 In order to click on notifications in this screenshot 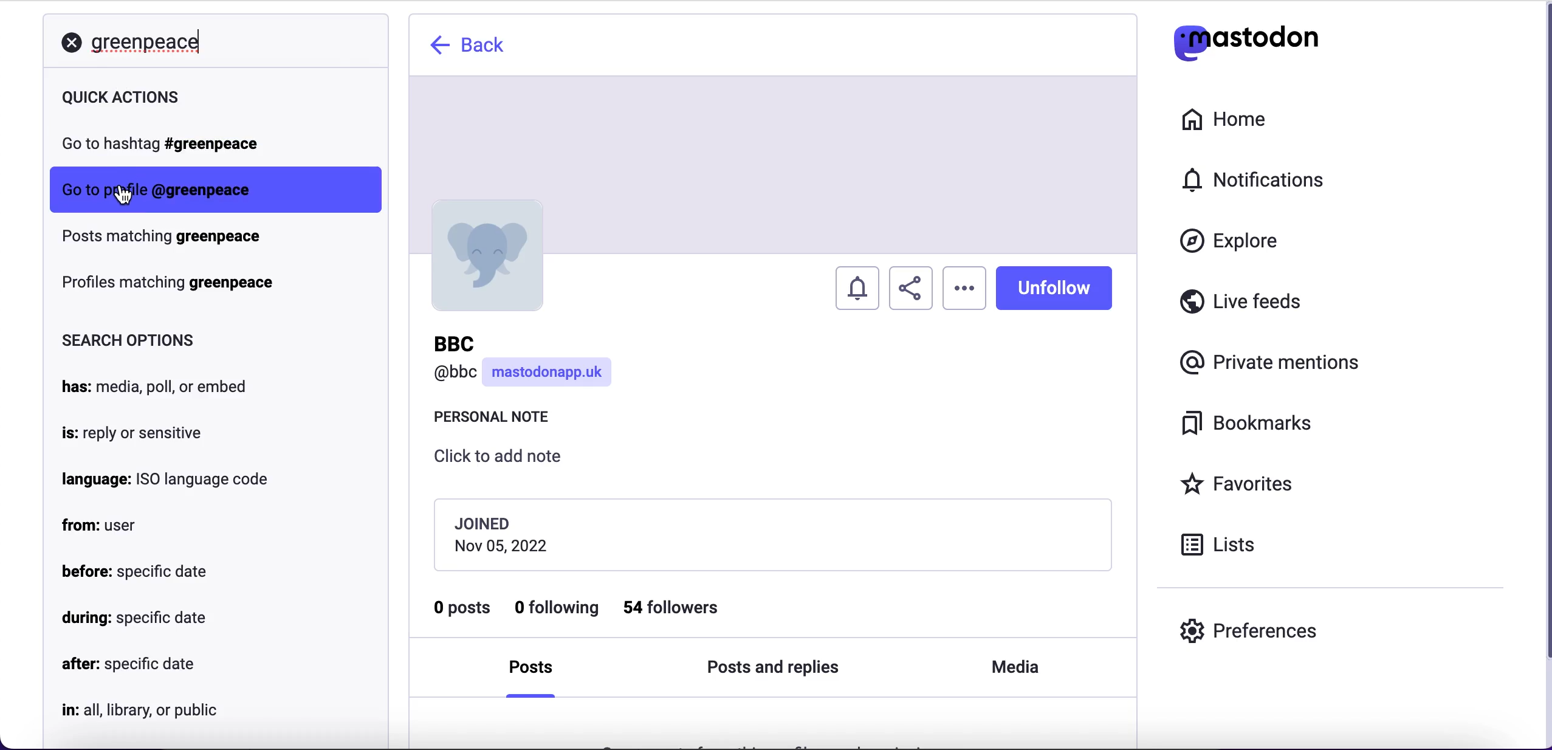, I will do `click(1259, 179)`.